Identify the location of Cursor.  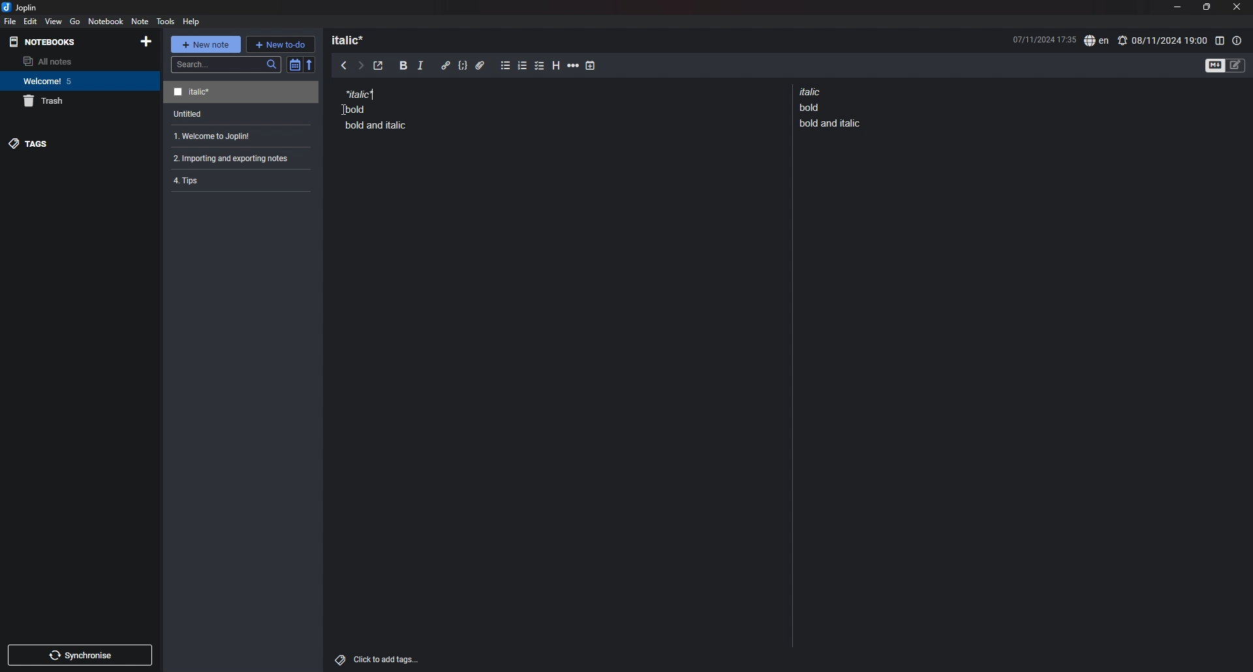
(344, 108).